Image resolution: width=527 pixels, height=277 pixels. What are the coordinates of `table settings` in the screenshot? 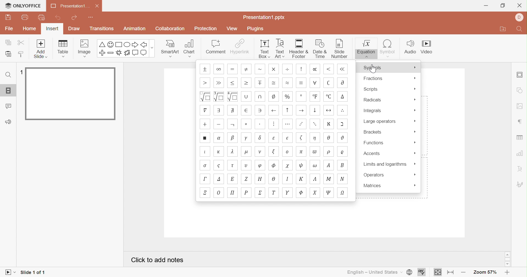 It's located at (520, 138).